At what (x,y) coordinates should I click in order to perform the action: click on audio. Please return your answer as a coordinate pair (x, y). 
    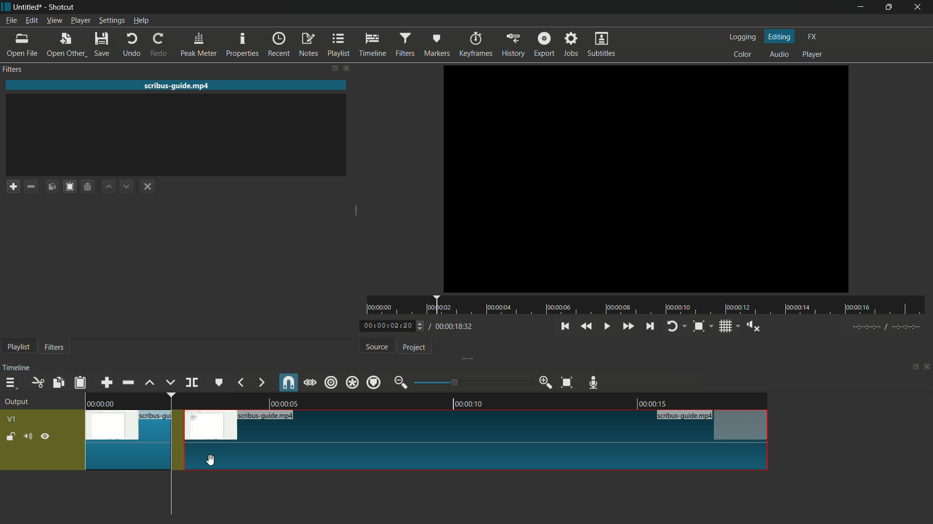
    Looking at the image, I should click on (779, 55).